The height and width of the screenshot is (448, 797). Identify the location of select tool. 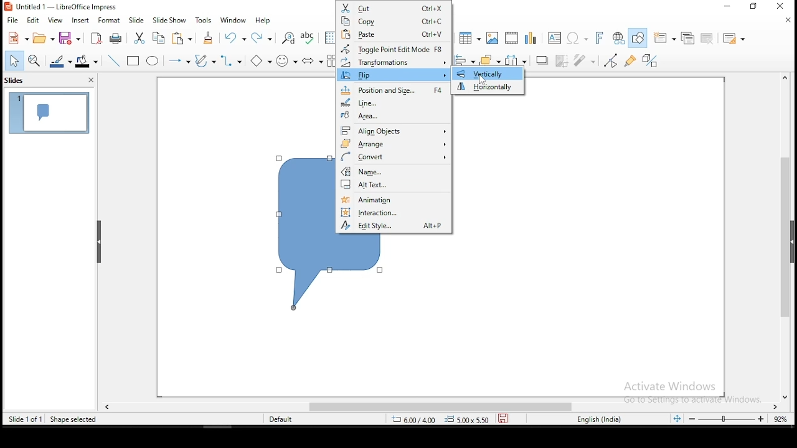
(15, 60).